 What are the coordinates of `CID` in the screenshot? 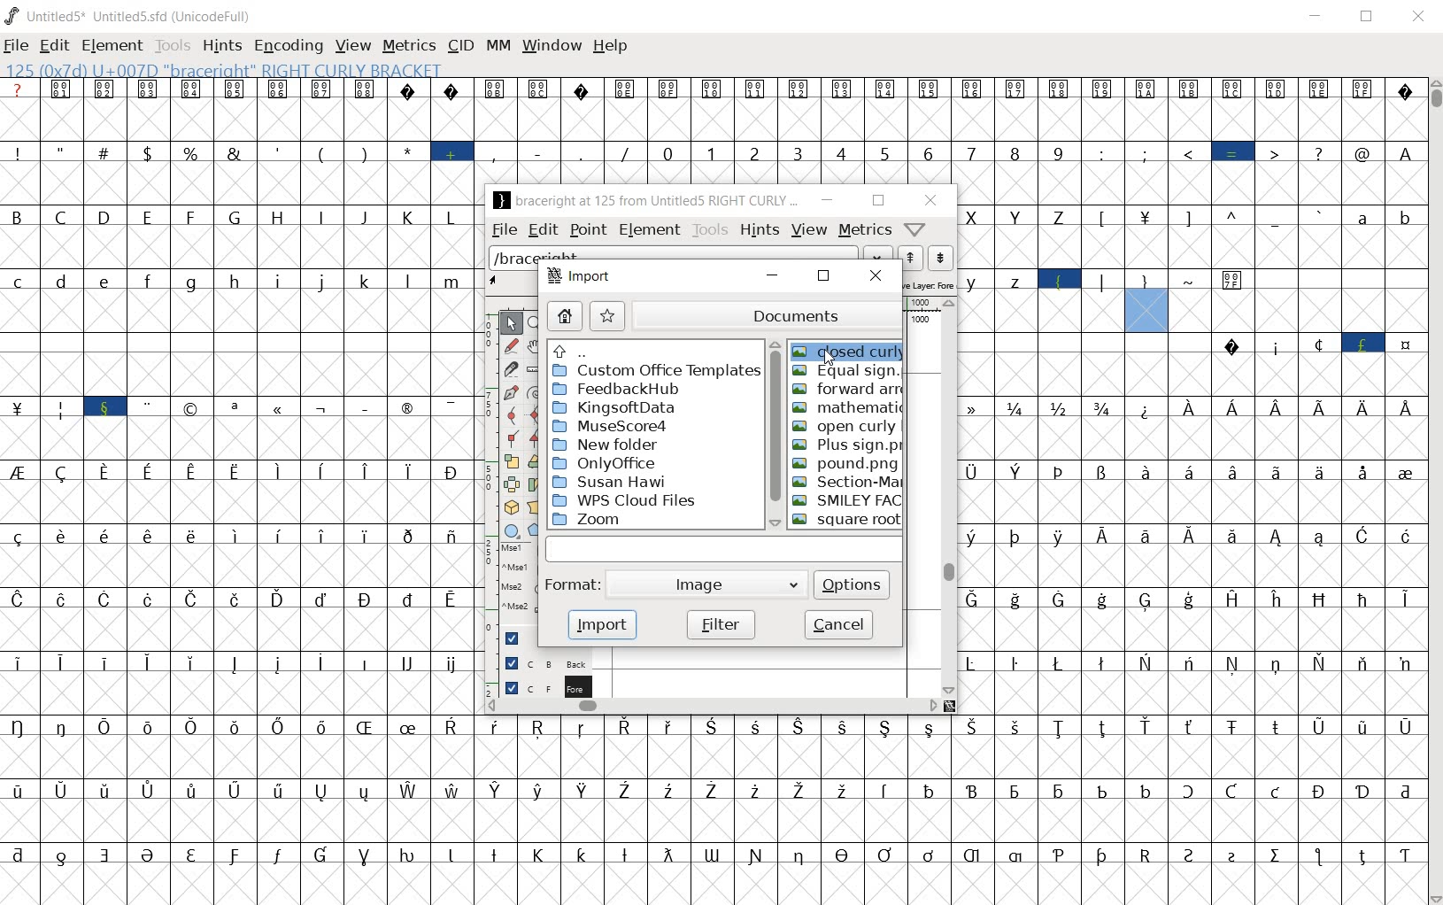 It's located at (460, 46).